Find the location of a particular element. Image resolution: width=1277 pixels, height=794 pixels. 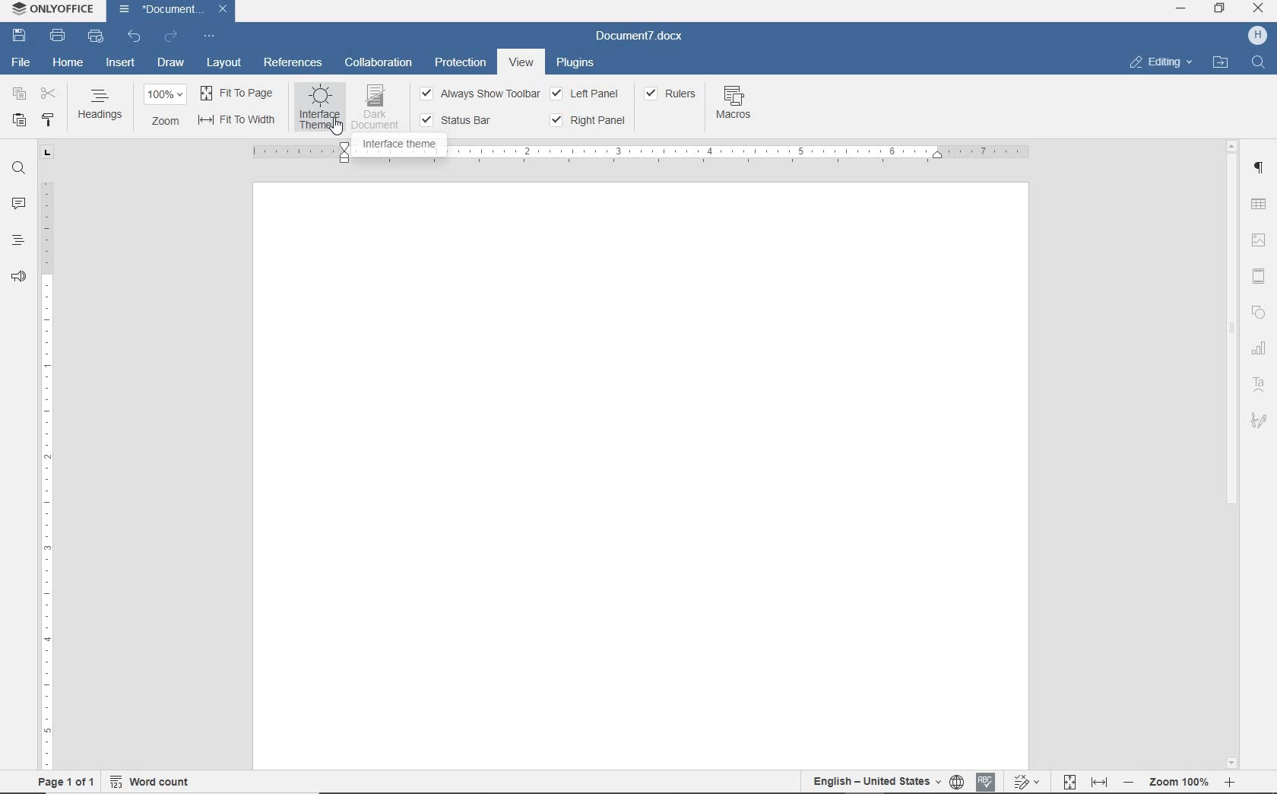

CUSTOMIZE QUICK ACCESS TOOLBAR is located at coordinates (211, 37).